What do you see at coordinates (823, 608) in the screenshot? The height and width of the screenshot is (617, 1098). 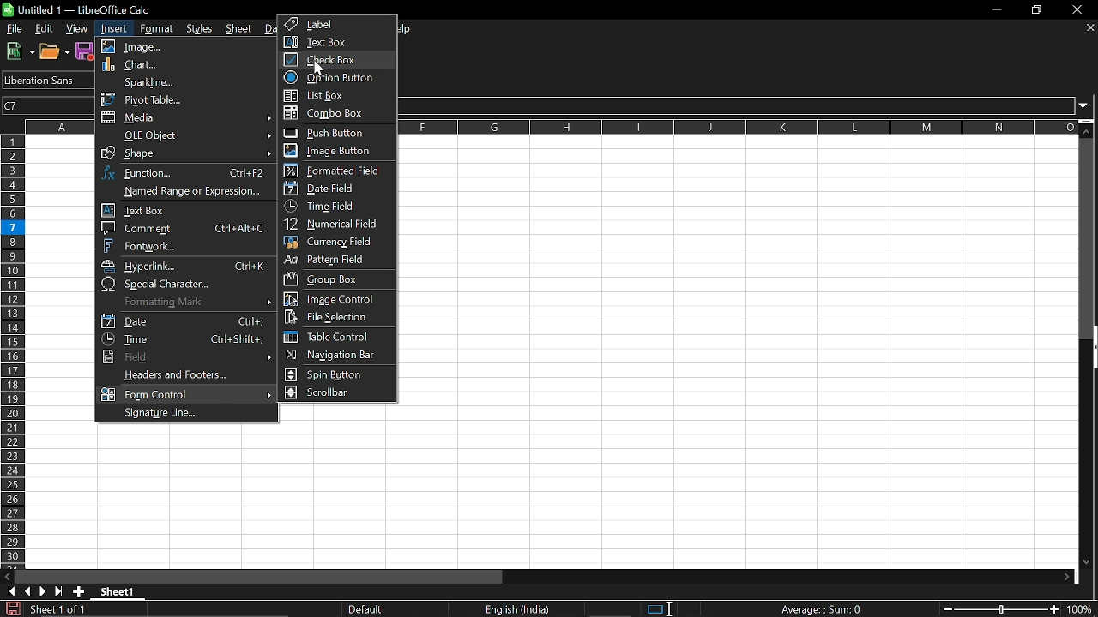 I see `Formula standard selection` at bounding box center [823, 608].